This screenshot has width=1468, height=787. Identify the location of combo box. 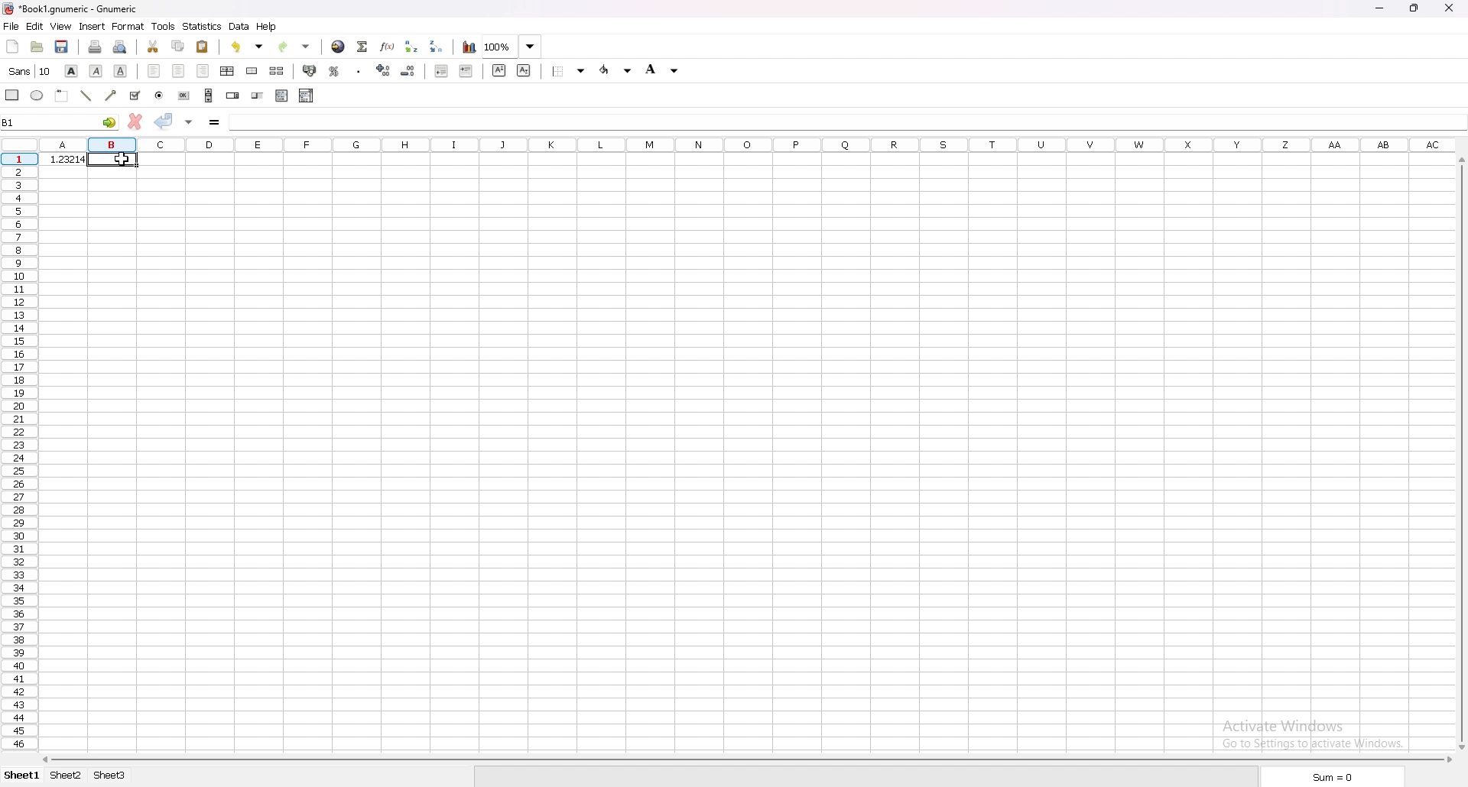
(306, 95).